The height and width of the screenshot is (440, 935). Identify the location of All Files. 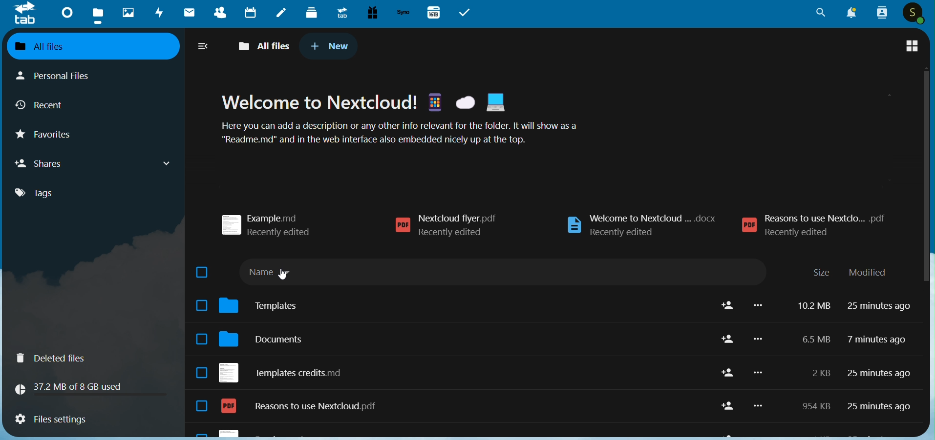
(263, 44).